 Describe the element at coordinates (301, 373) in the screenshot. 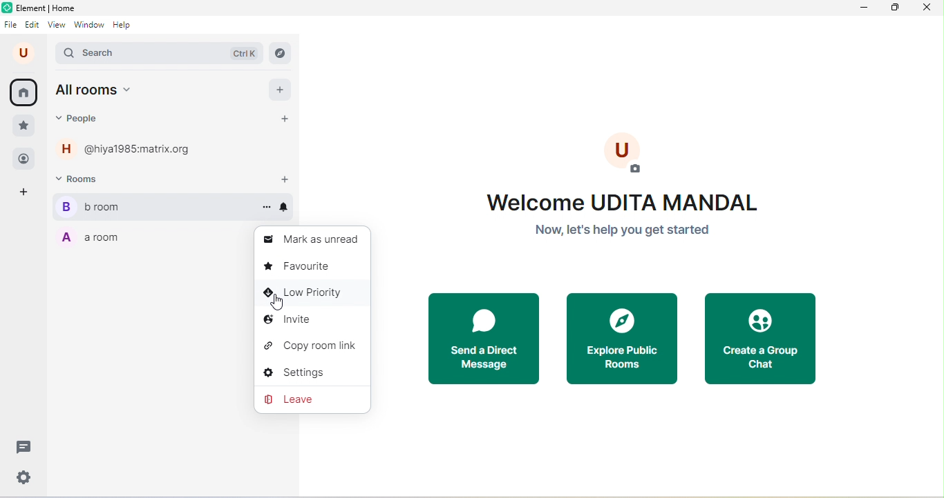

I see `settings` at that location.